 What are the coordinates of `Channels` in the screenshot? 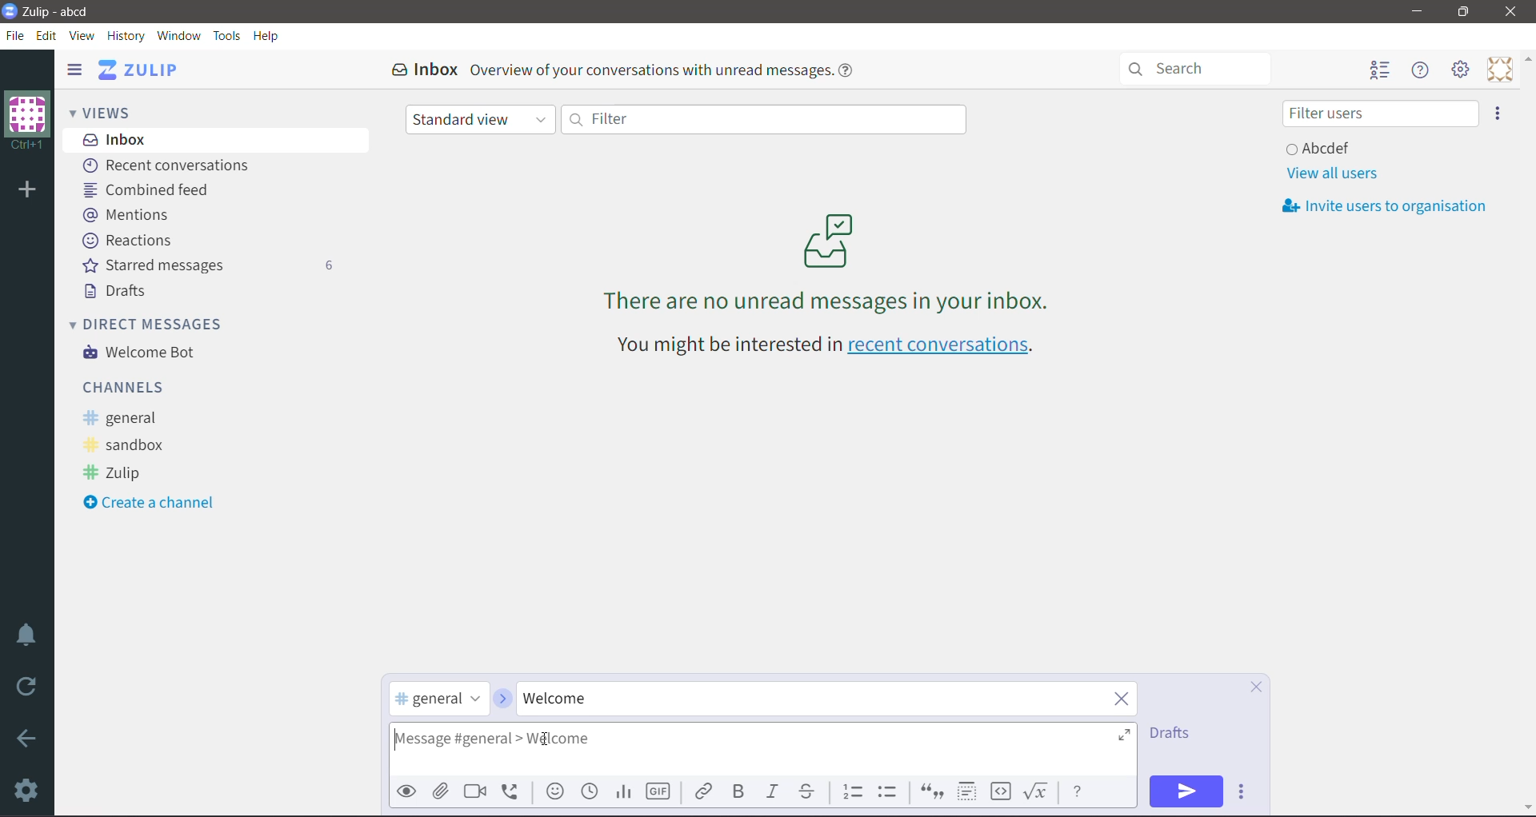 It's located at (127, 386).